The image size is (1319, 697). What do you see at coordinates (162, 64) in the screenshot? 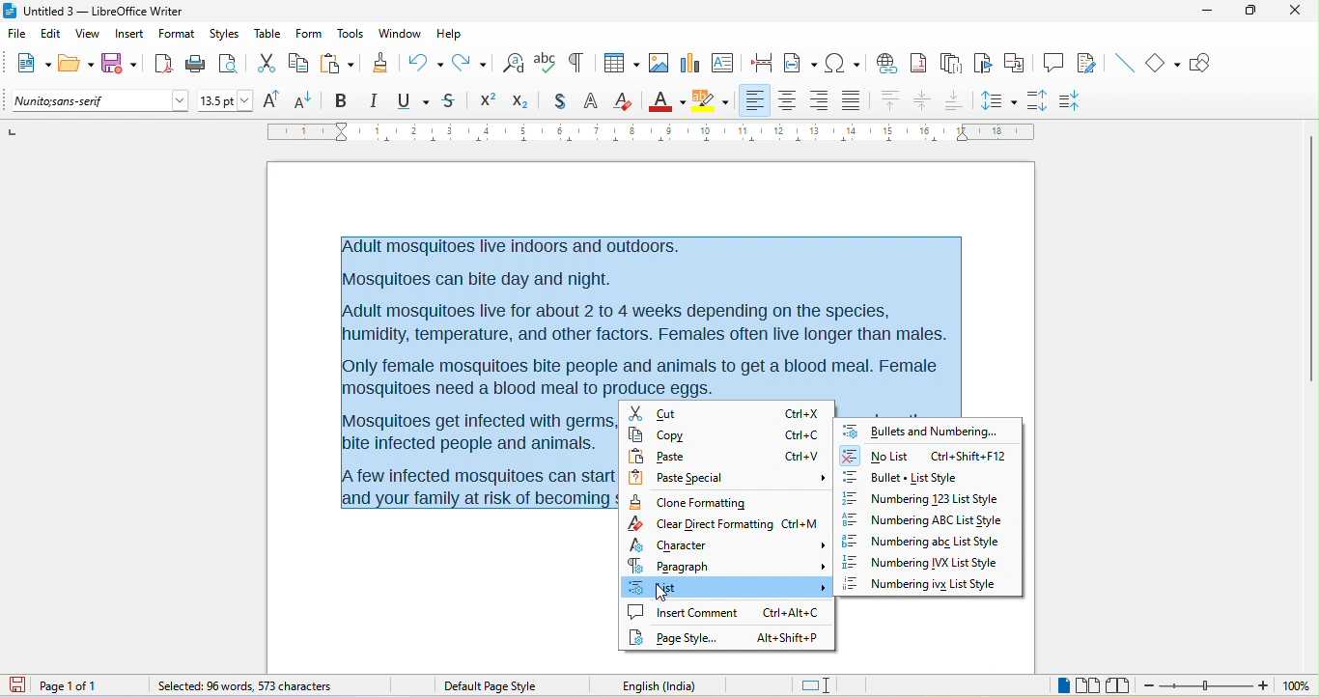
I see `export directly as pdf` at bounding box center [162, 64].